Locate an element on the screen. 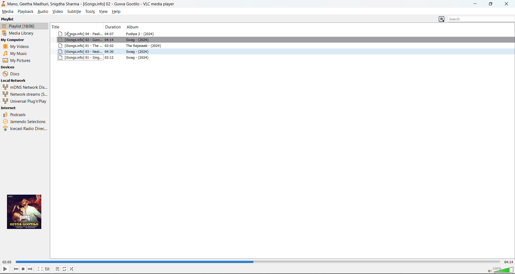 This screenshot has height=274, width=515. discs is located at coordinates (13, 74).